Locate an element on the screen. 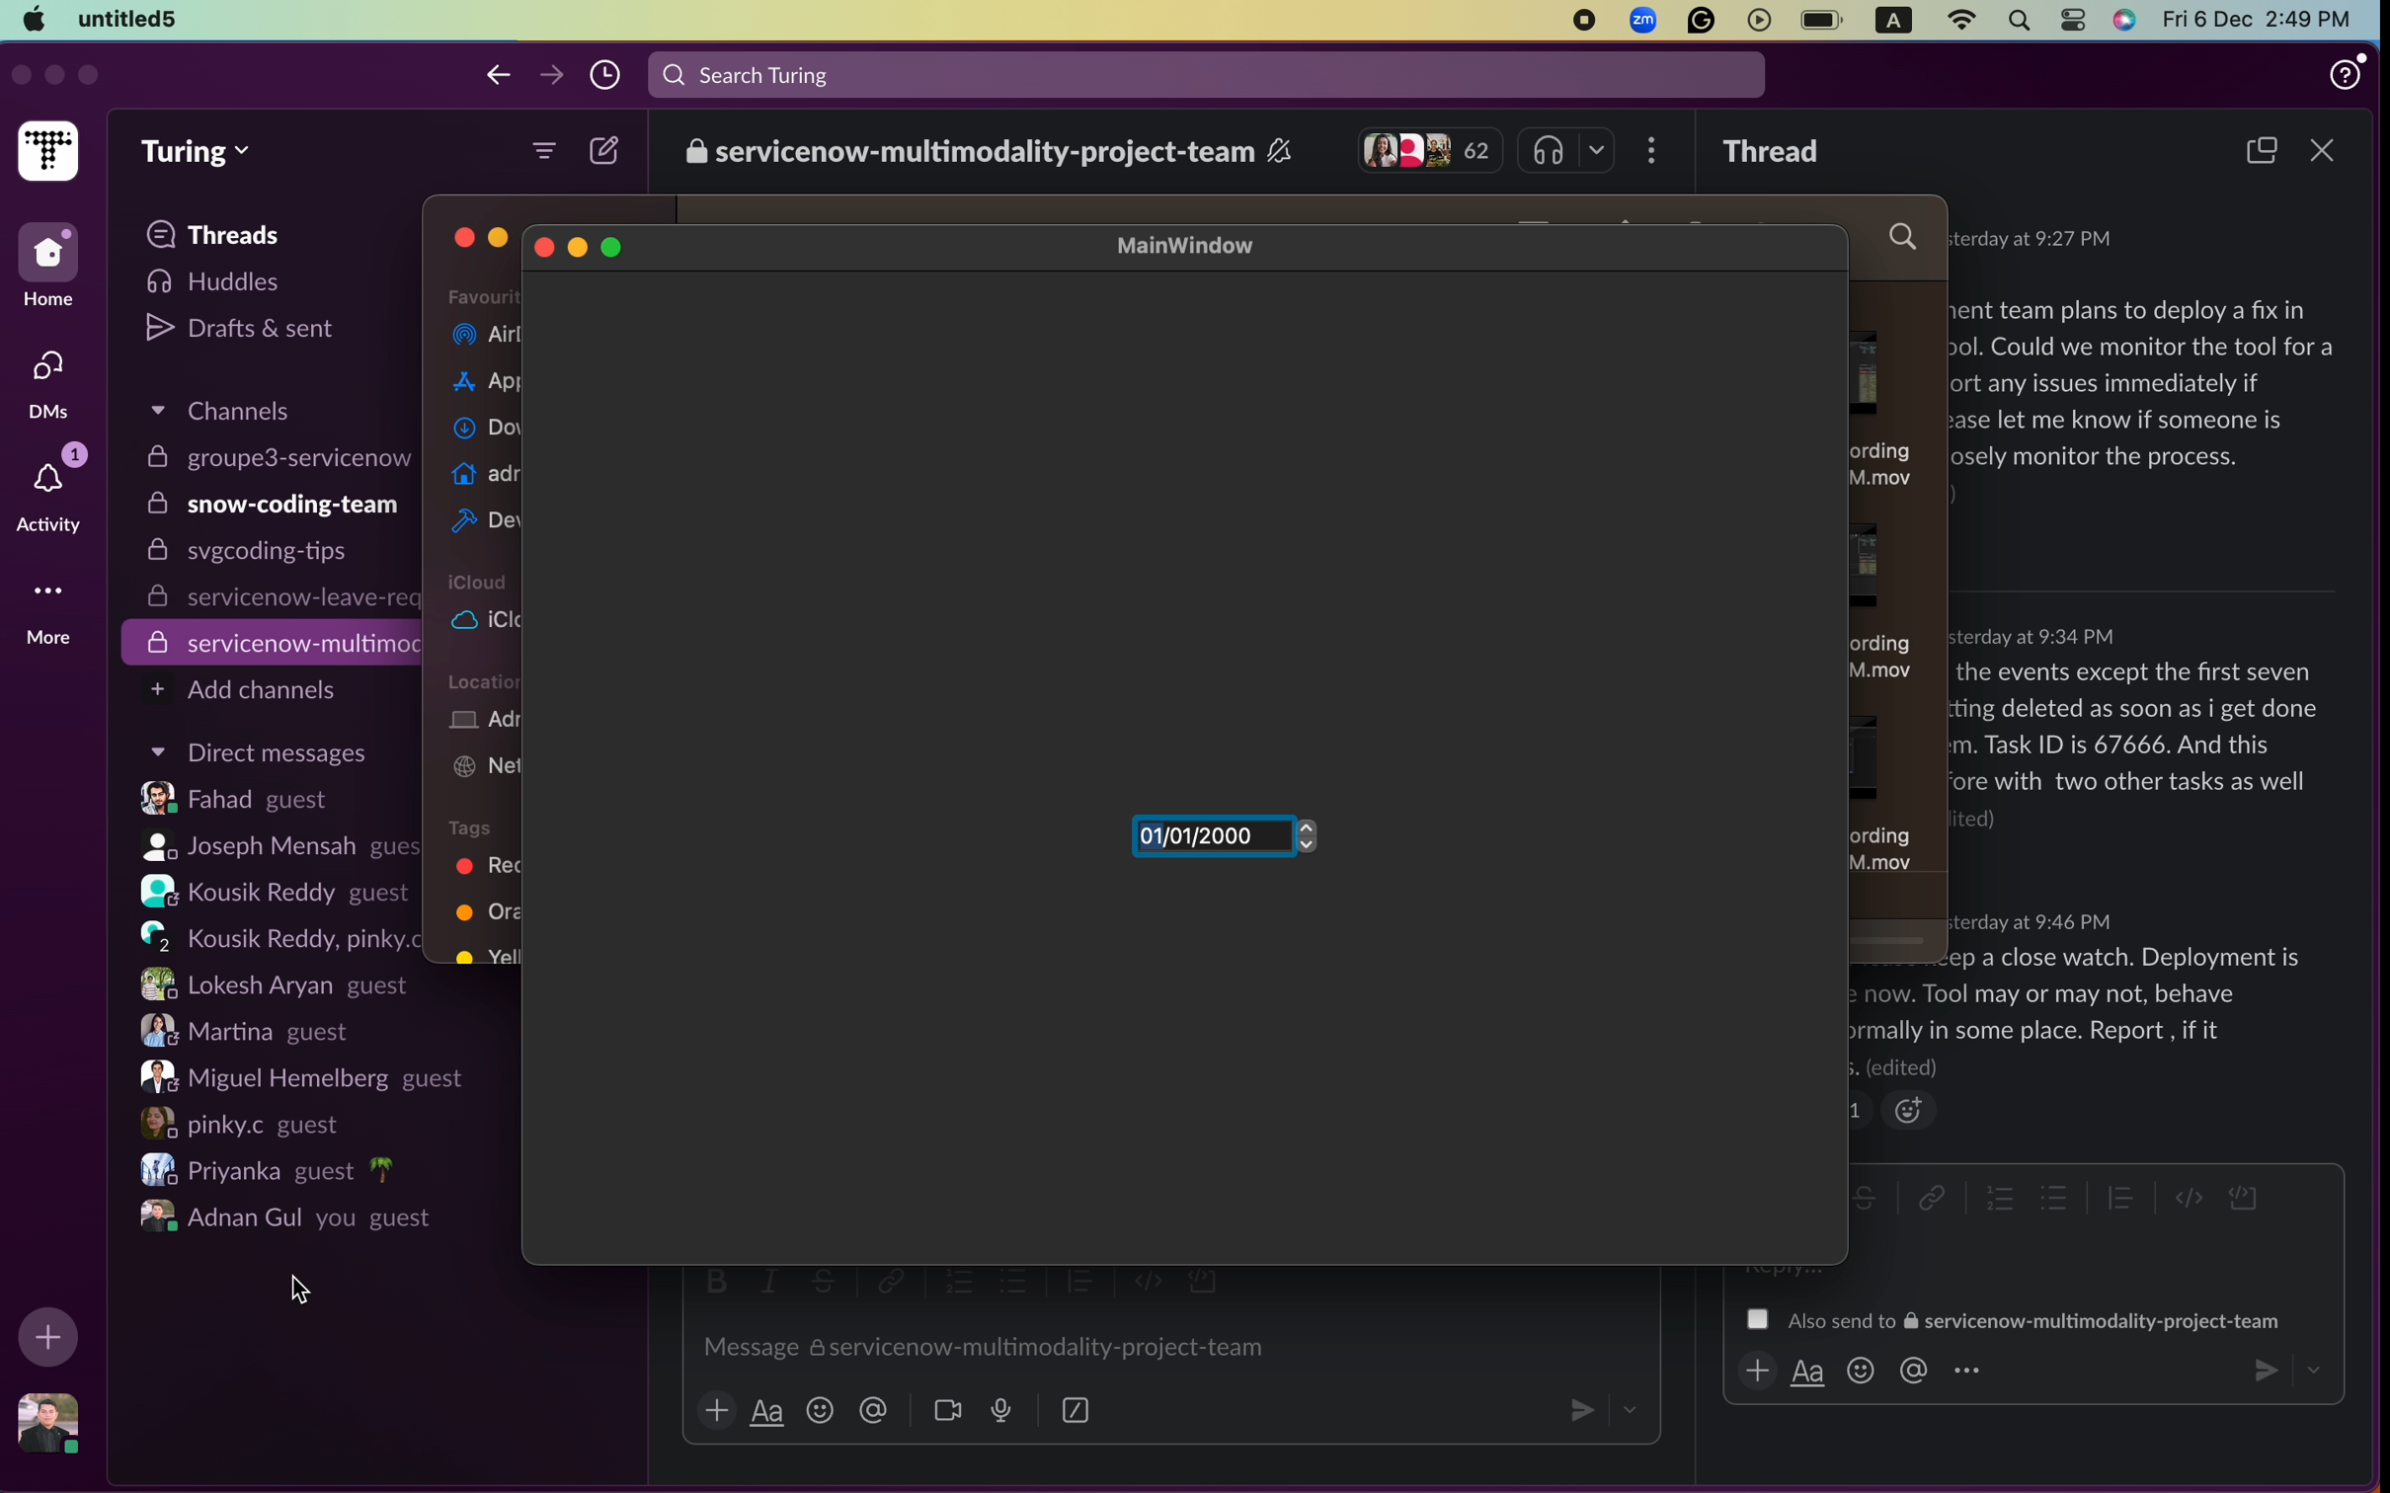 The image size is (2390, 1493). record is located at coordinates (1582, 21).